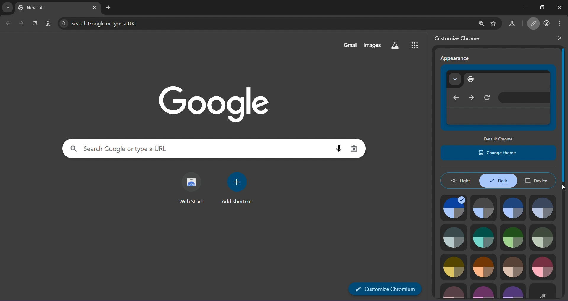 Image resolution: width=568 pixels, height=301 pixels. Describe the element at coordinates (339, 148) in the screenshot. I see `voice search` at that location.